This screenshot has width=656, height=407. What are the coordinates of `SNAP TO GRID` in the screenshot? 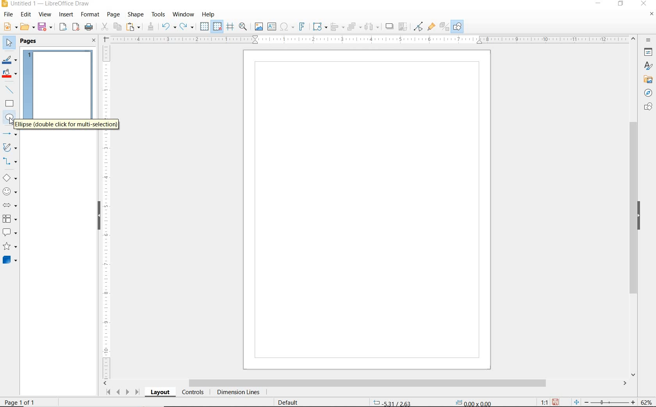 It's located at (217, 27).